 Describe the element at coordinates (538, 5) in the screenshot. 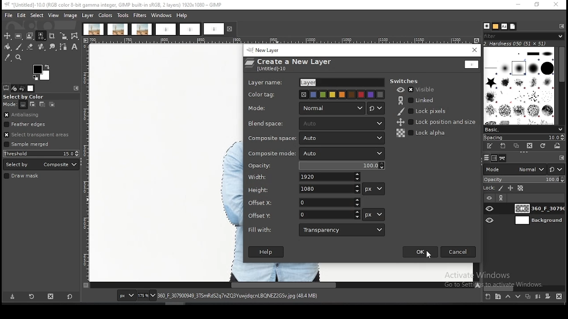

I see `restore` at that location.